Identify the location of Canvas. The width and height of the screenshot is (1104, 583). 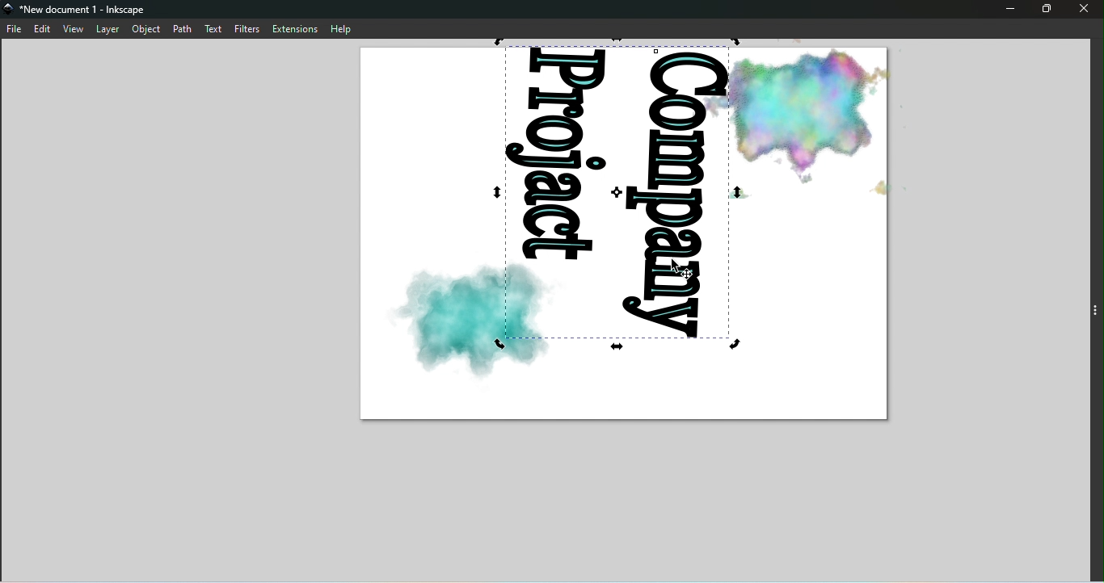
(626, 241).